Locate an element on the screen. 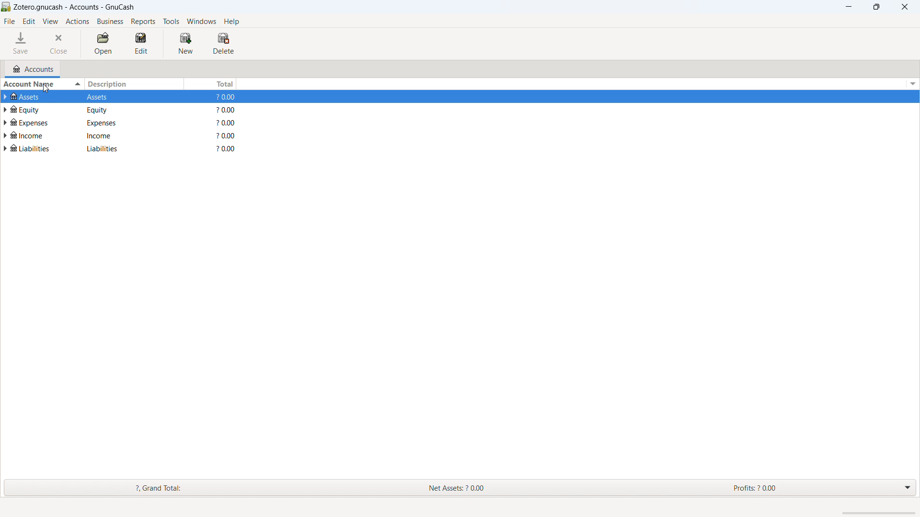  accounts tab is located at coordinates (34, 68).